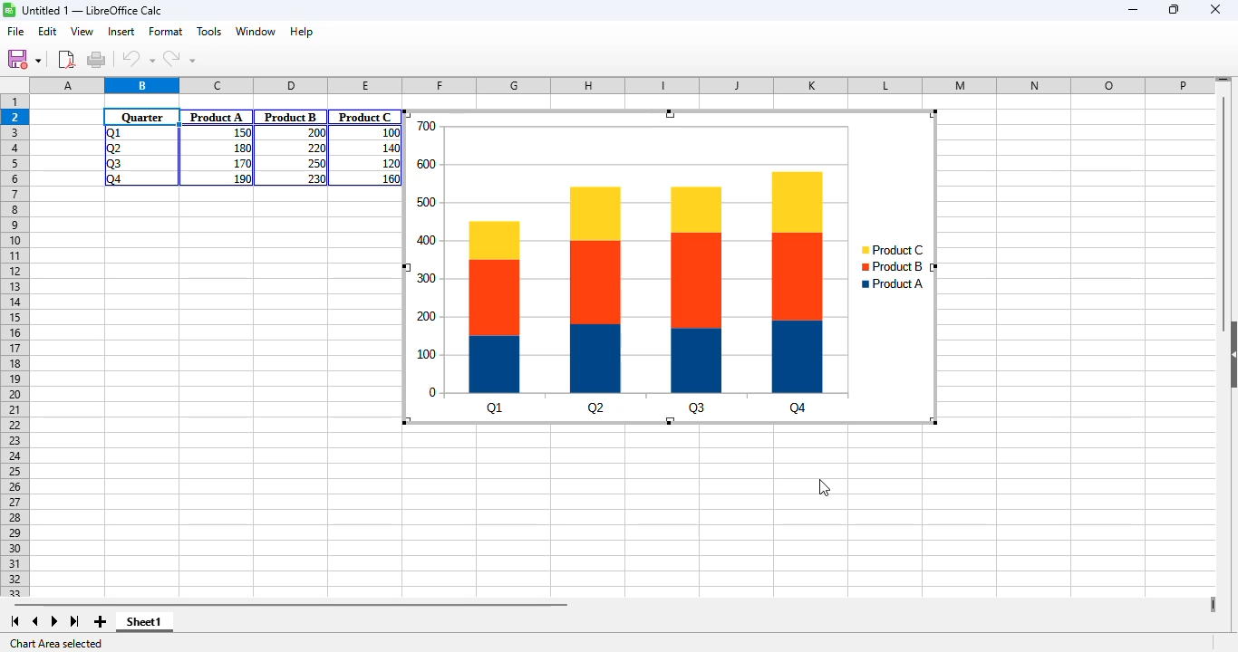 The height and width of the screenshot is (652, 1238). Describe the element at coordinates (166, 31) in the screenshot. I see `format` at that location.